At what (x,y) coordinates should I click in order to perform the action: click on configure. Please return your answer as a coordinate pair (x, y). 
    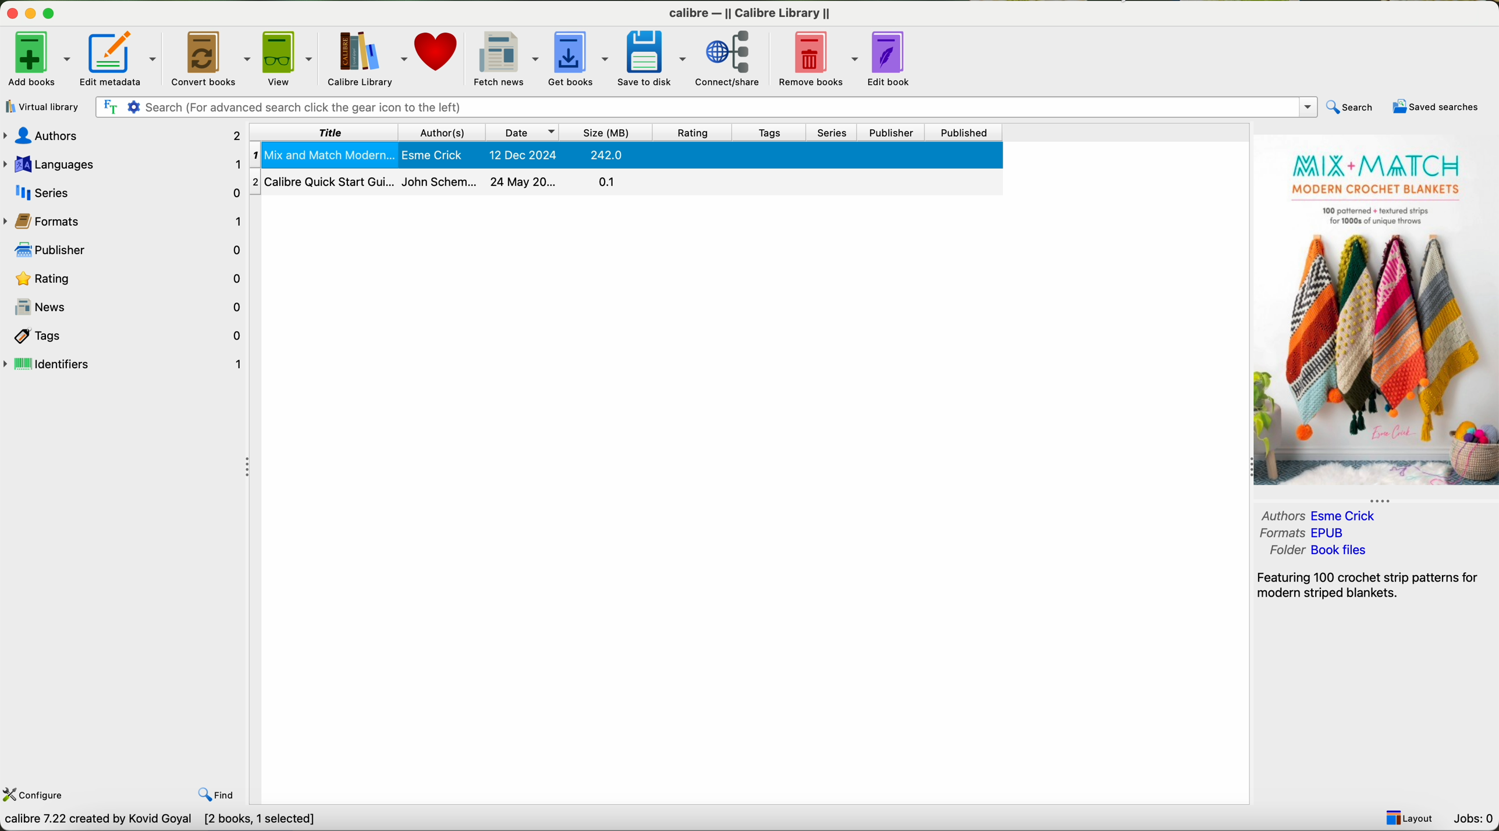
    Looking at the image, I should click on (34, 796).